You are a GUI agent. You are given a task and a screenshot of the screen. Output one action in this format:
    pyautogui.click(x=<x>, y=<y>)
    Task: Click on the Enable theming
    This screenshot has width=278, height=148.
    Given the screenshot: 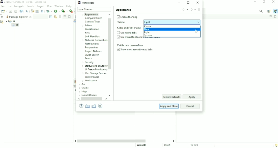 What is the action you would take?
    pyautogui.click(x=127, y=17)
    